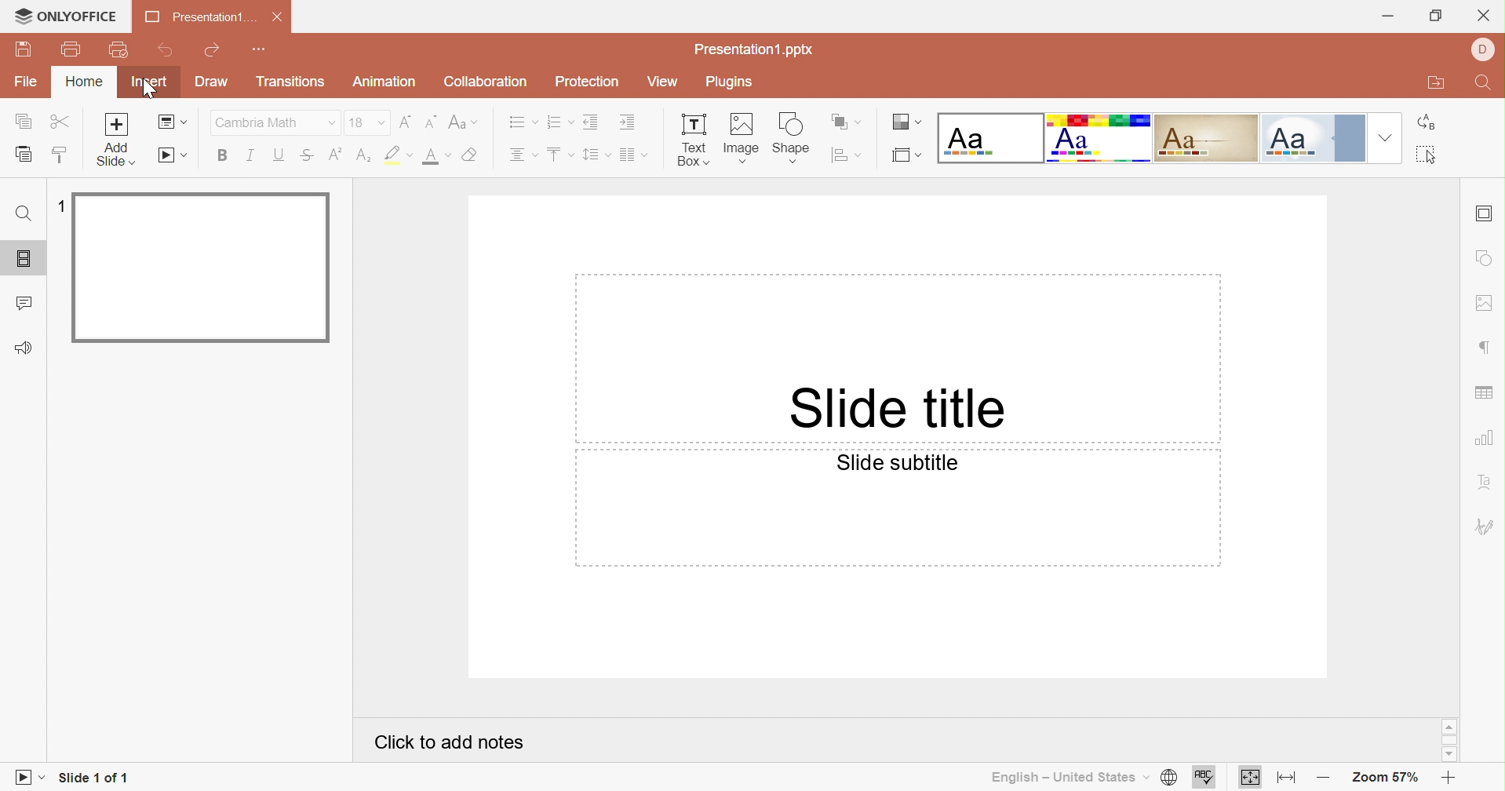 The image size is (1505, 791). Describe the element at coordinates (1485, 211) in the screenshot. I see `Slide settings` at that location.